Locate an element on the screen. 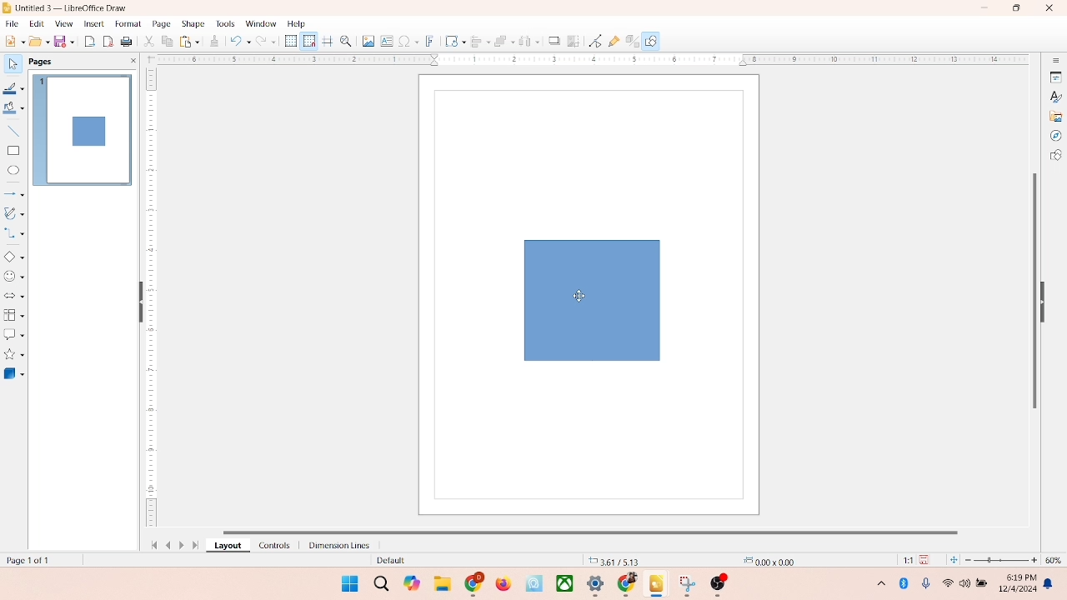 The image size is (1067, 600). notification is located at coordinates (1051, 584).